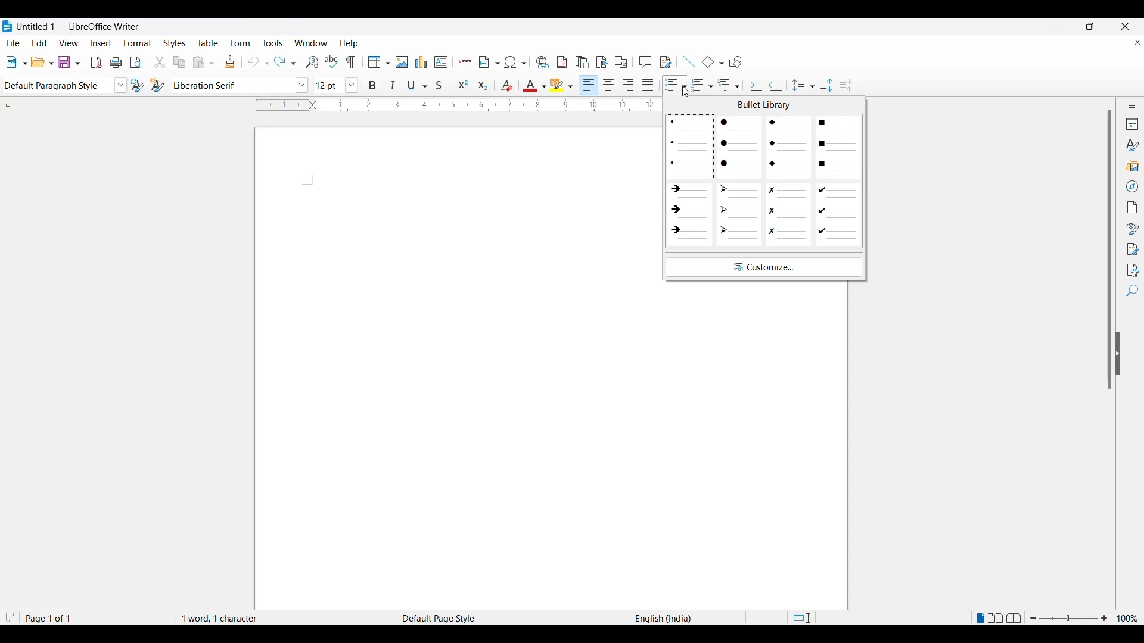  What do you see at coordinates (419, 83) in the screenshot?
I see `underline` at bounding box center [419, 83].